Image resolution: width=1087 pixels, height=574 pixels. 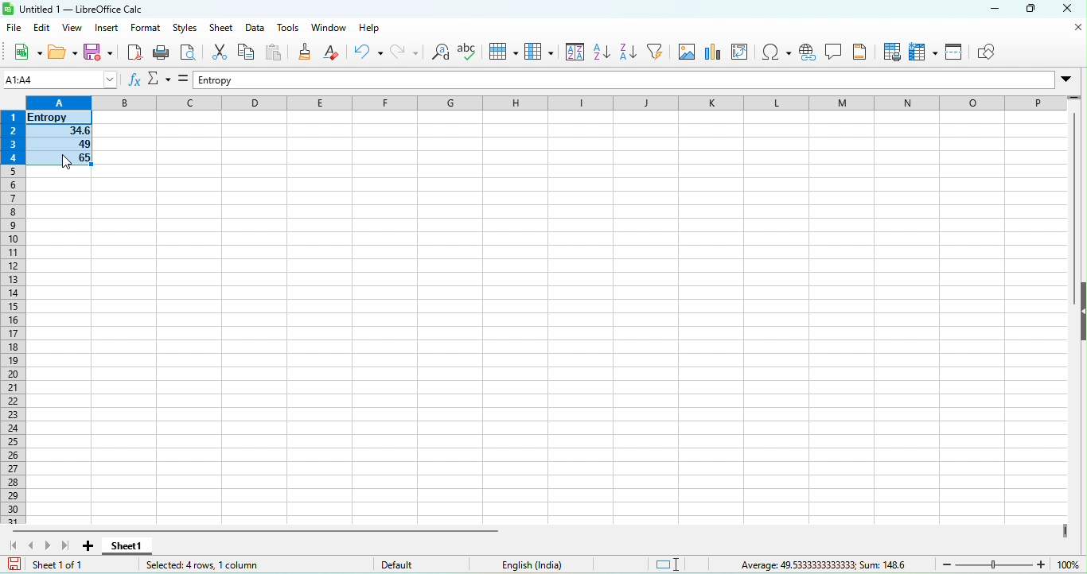 I want to click on scroll to first sheet, so click(x=12, y=543).